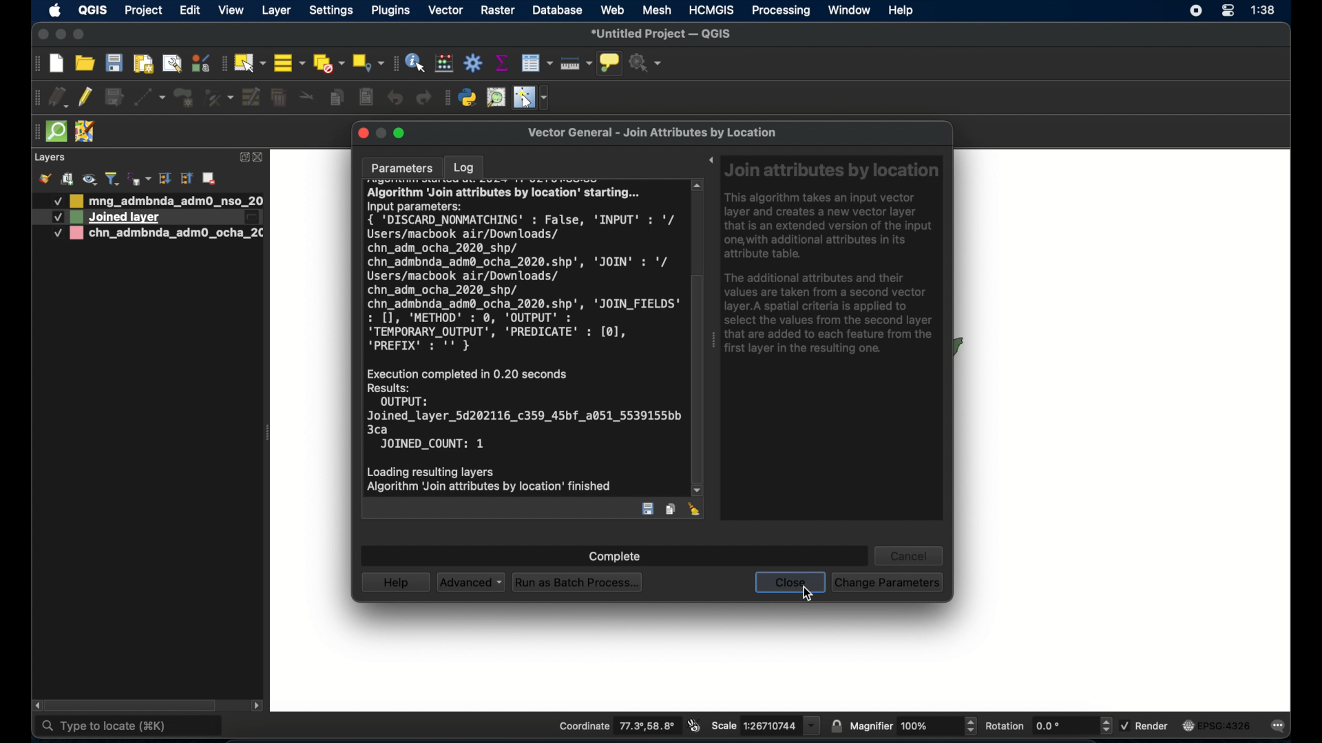 The image size is (1322, 743). I want to click on expand, so click(165, 178).